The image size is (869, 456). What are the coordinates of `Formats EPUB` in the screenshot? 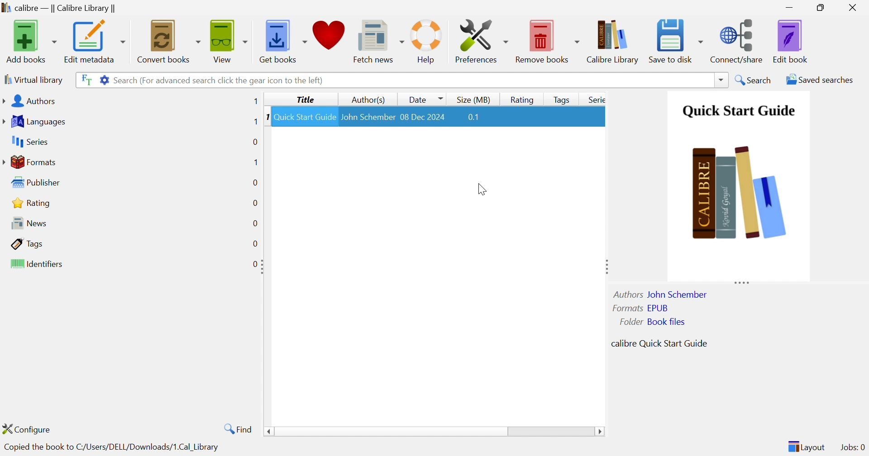 It's located at (640, 308).